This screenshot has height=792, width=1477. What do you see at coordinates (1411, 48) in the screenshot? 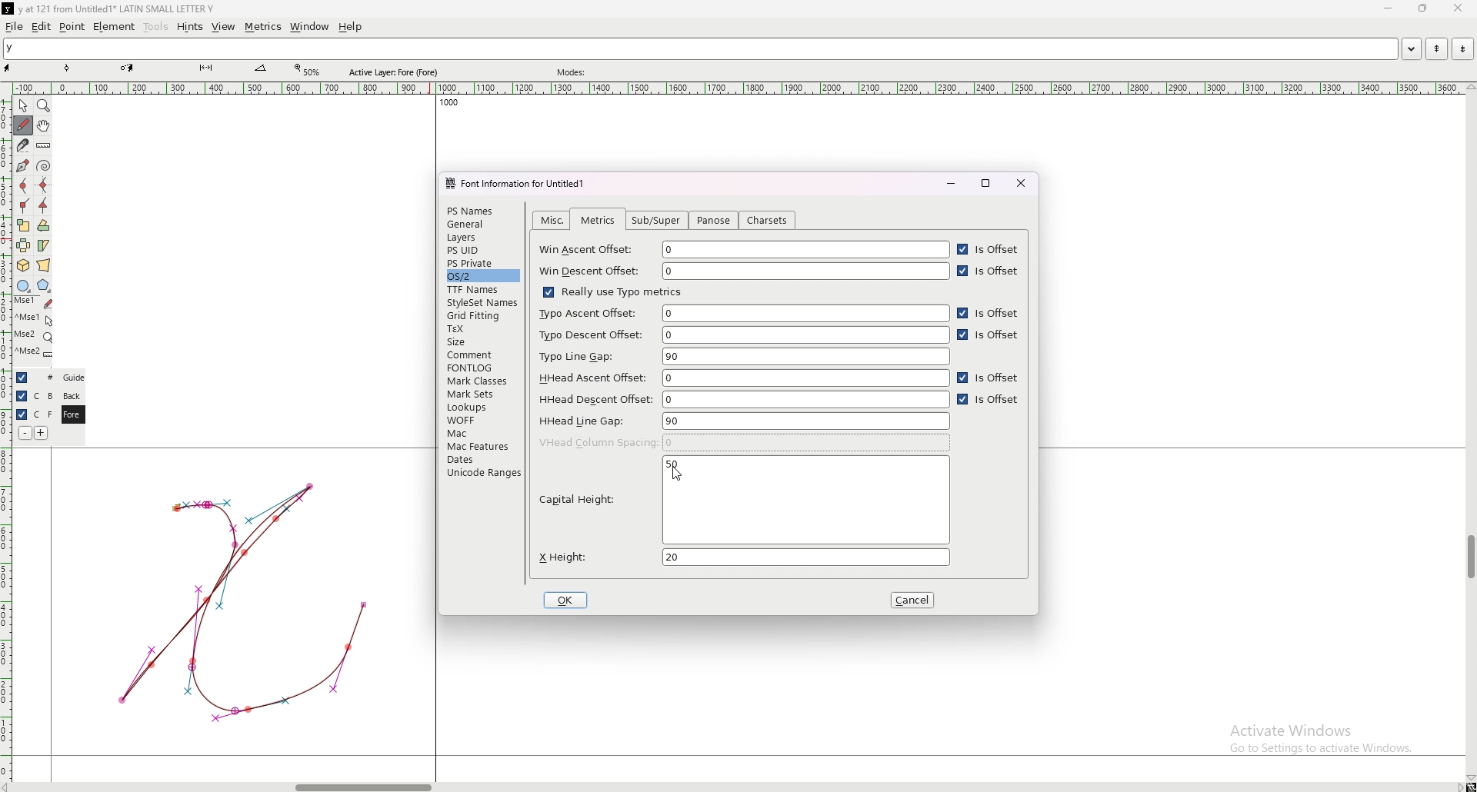
I see `open word list` at bounding box center [1411, 48].